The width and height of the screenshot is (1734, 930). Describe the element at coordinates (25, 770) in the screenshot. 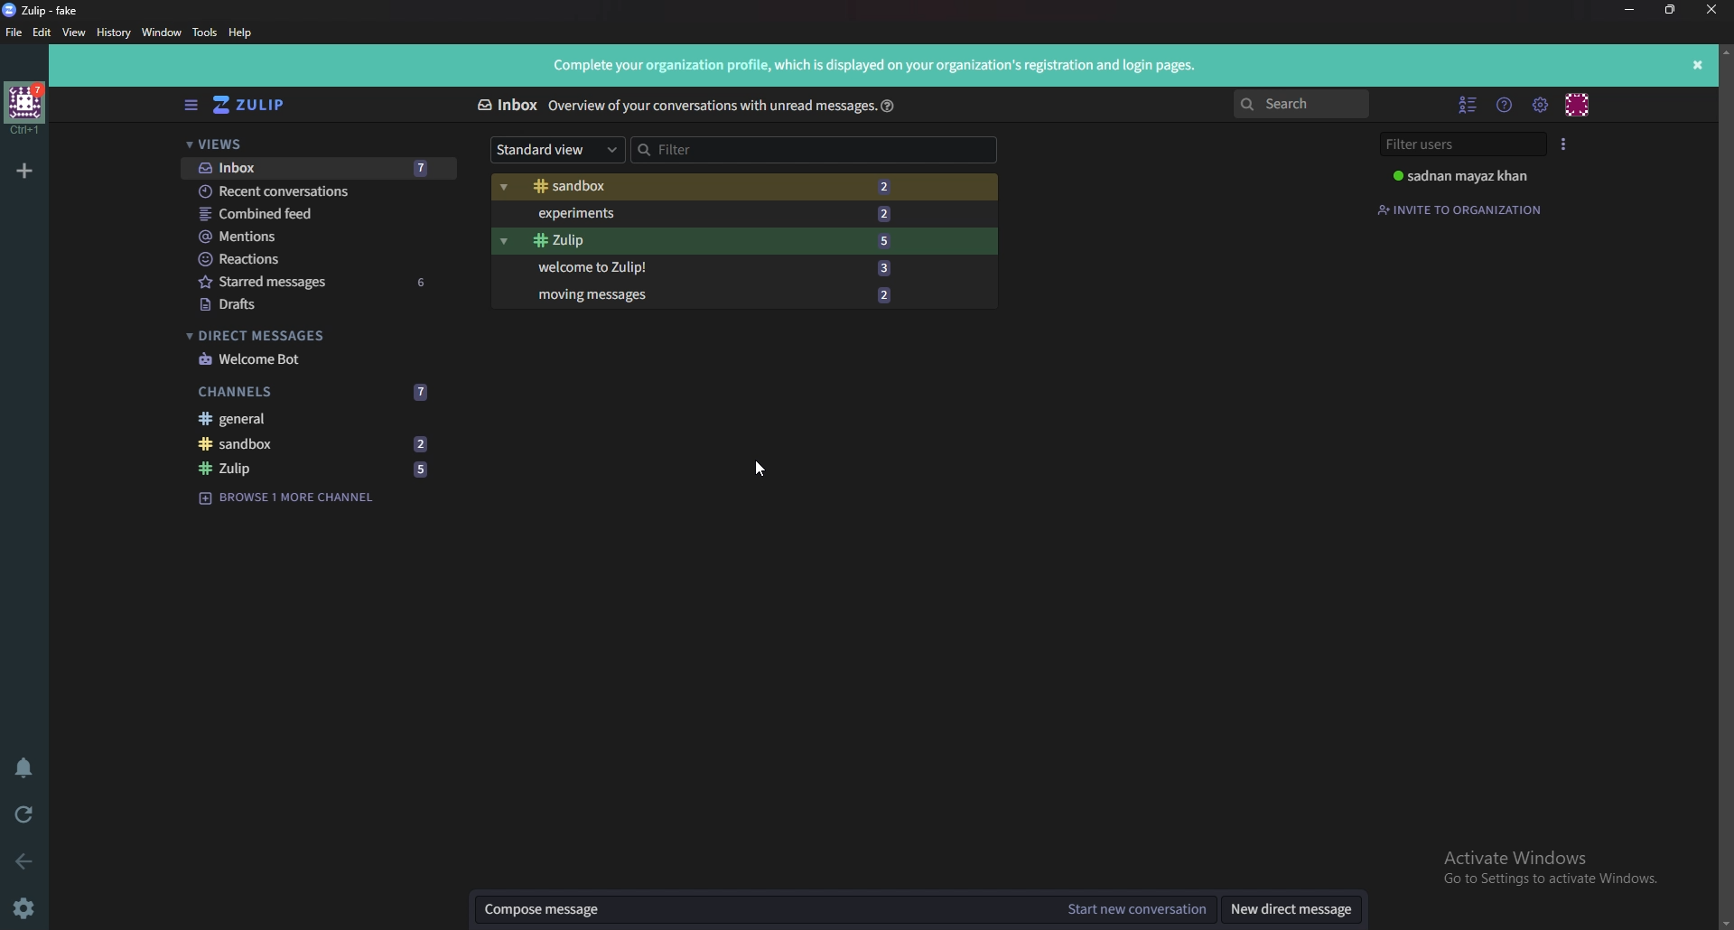

I see `Enable do not disturb` at that location.